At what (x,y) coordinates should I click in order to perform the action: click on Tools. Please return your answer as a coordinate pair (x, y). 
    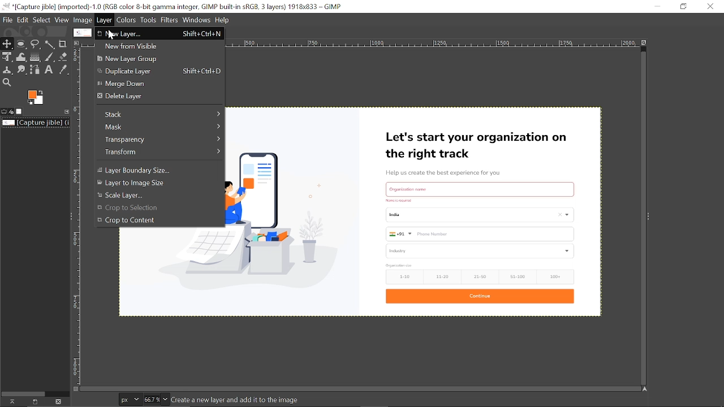
    Looking at the image, I should click on (148, 20).